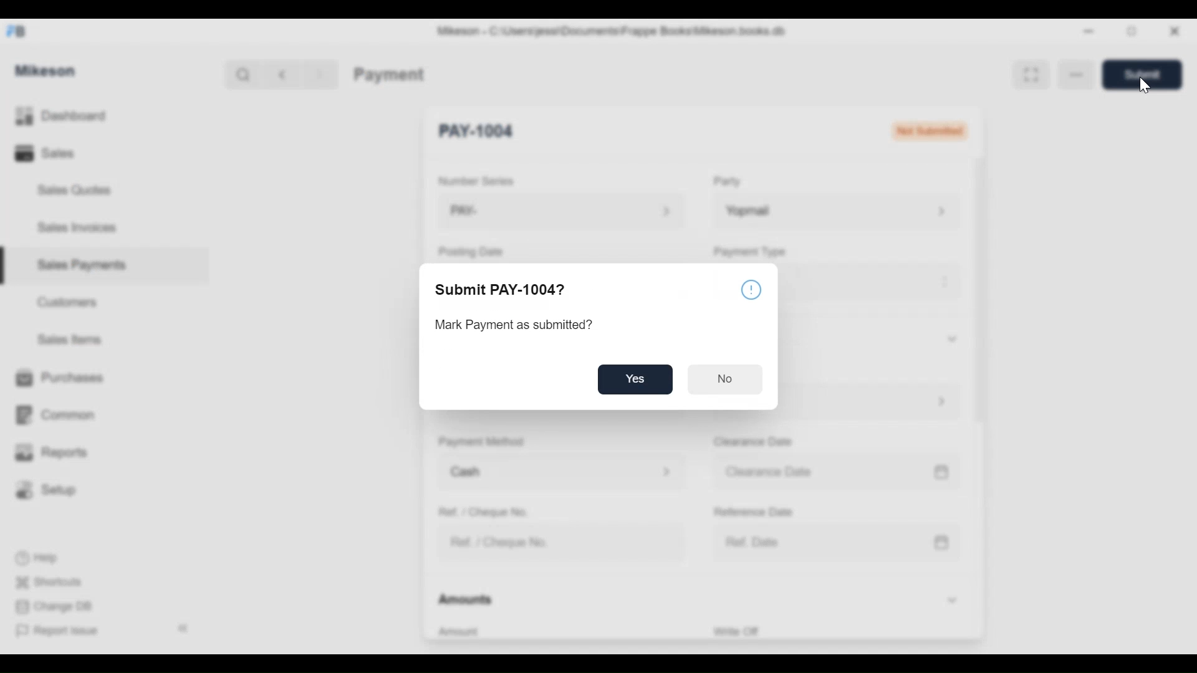 The image size is (1197, 673). I want to click on Setup, so click(50, 490).